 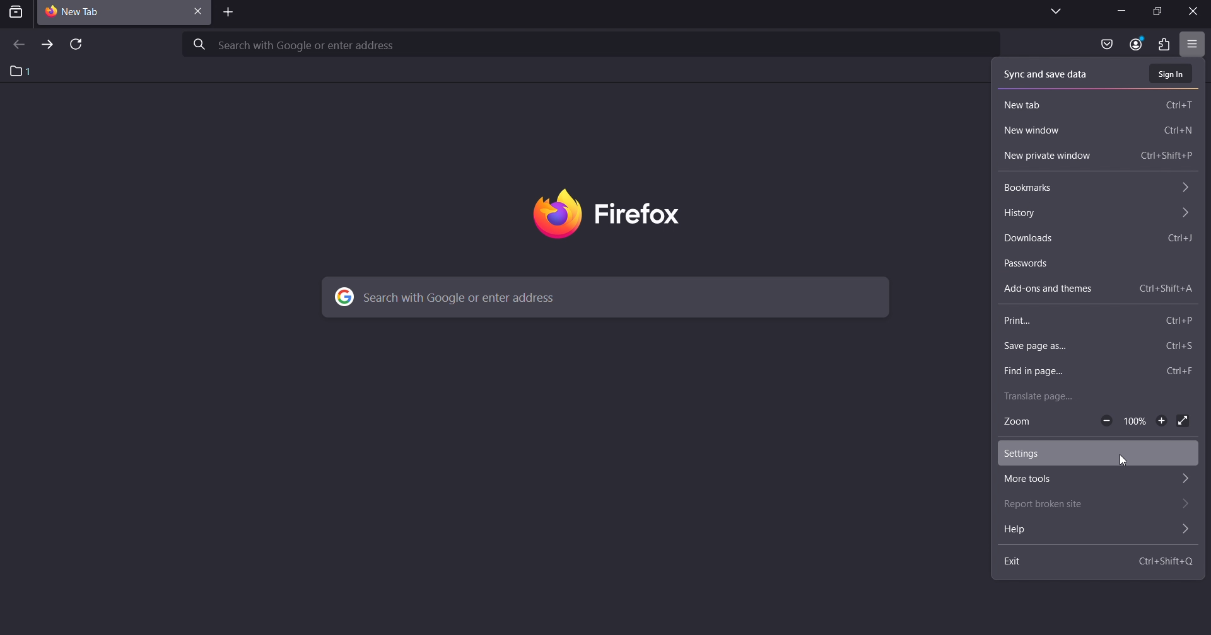 I want to click on forward one page, so click(x=46, y=45).